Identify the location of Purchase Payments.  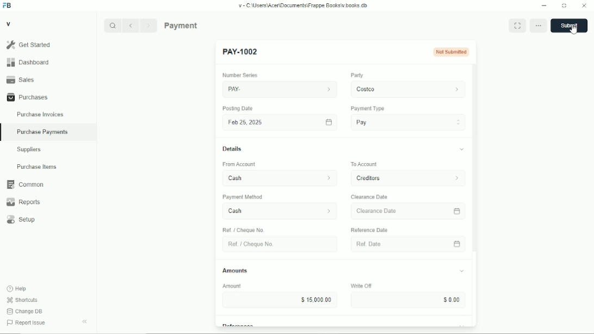
(202, 25).